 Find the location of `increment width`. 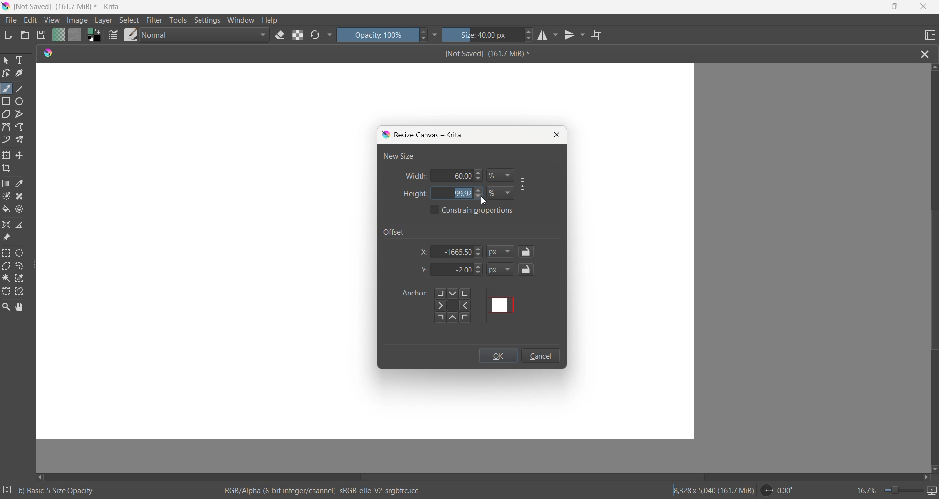

increment width is located at coordinates (480, 174).